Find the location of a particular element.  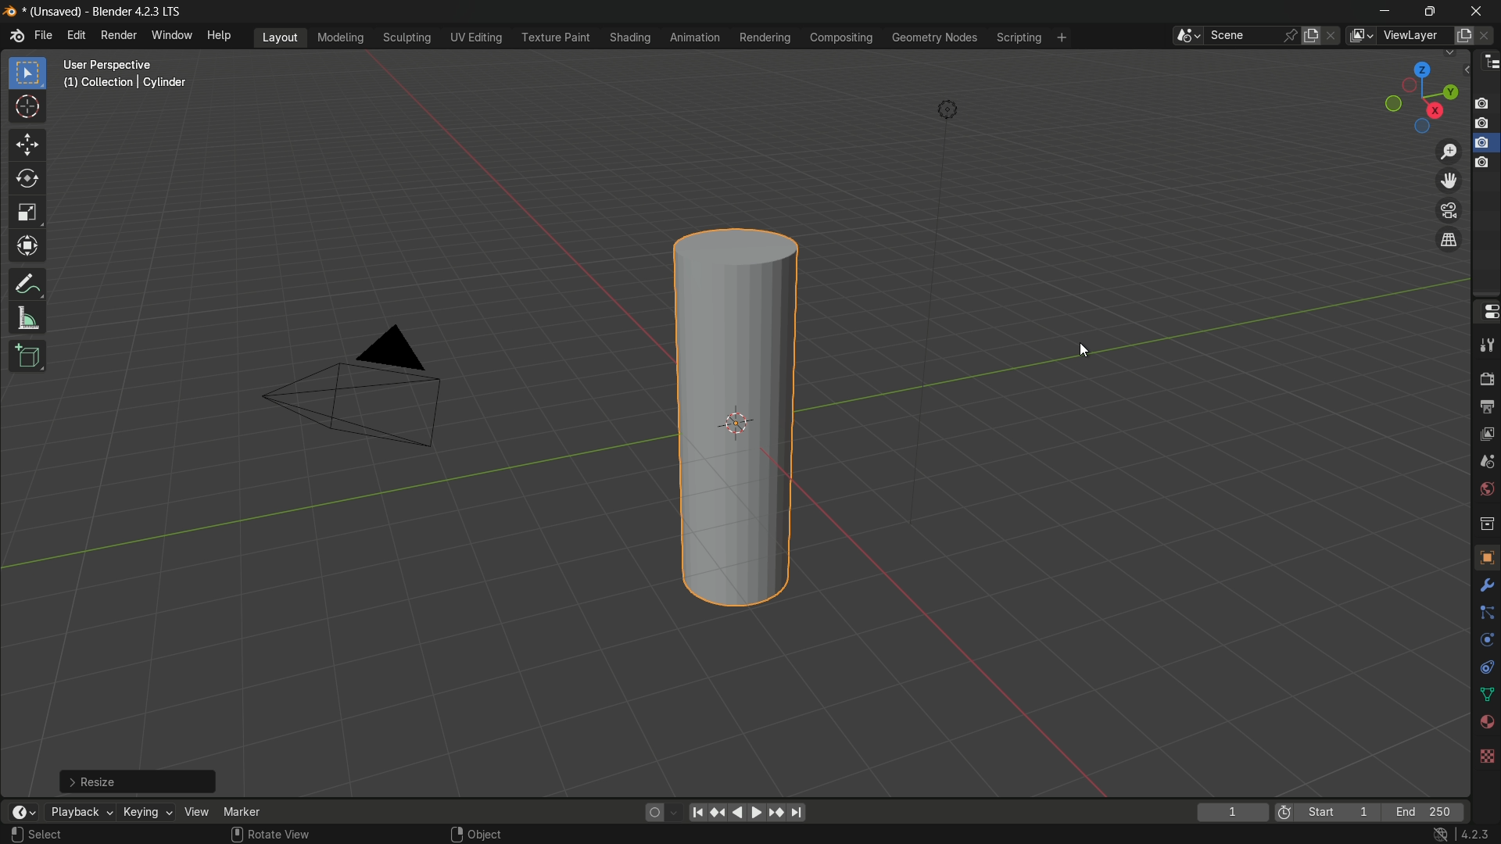

measure is located at coordinates (27, 320).